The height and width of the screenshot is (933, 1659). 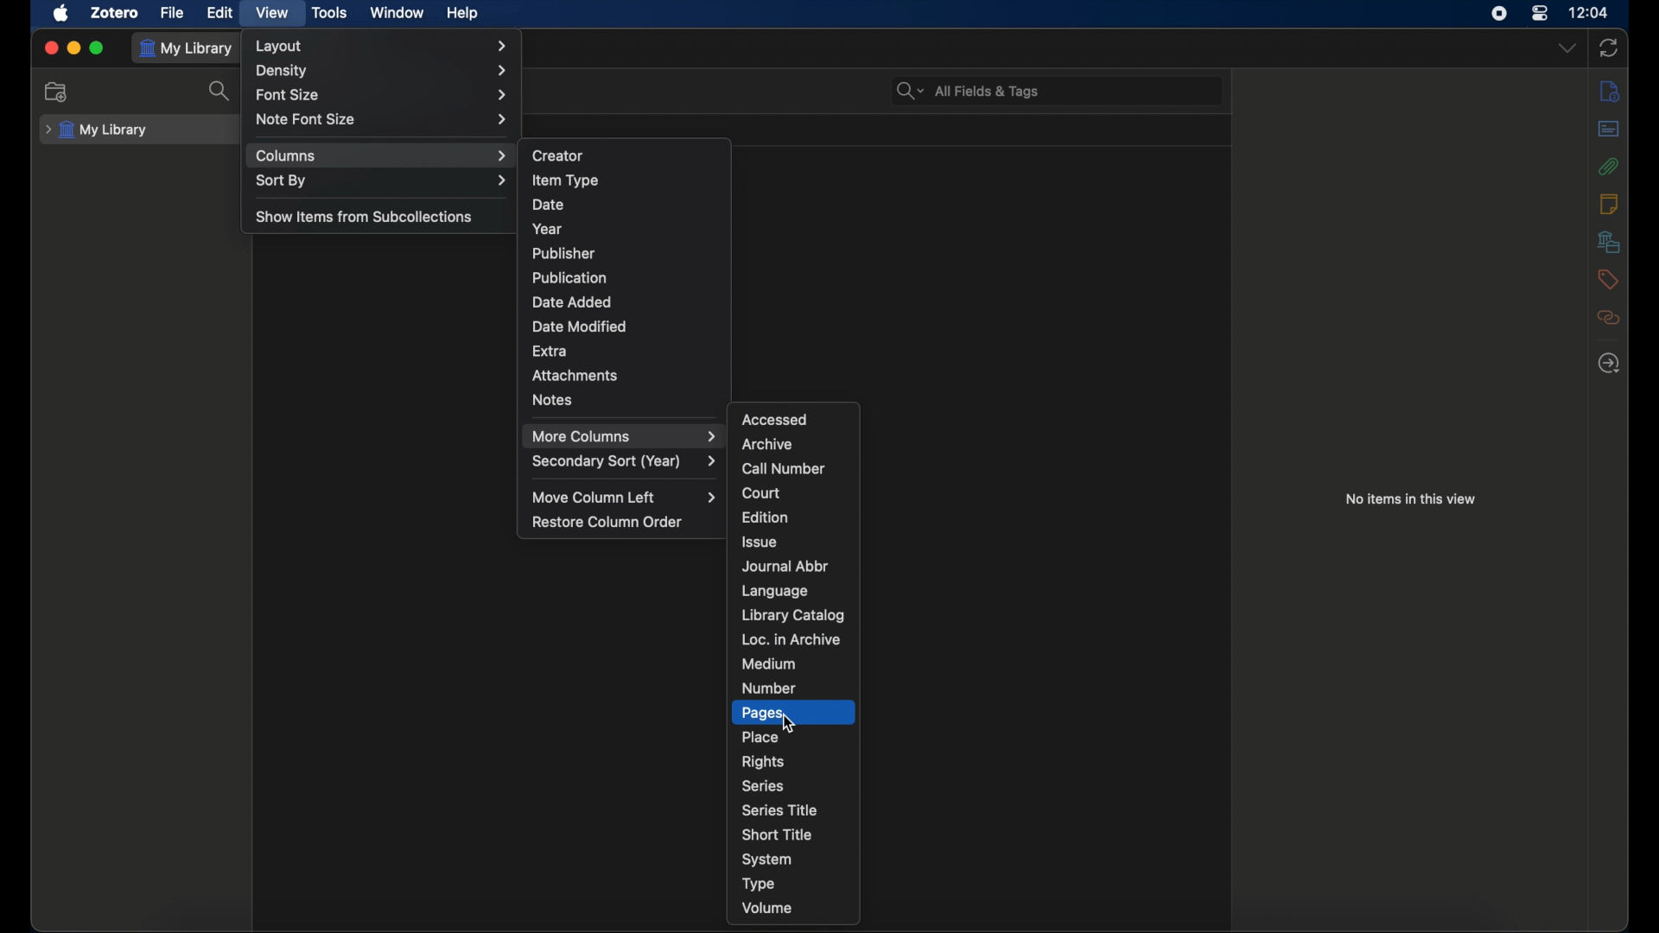 What do you see at coordinates (116, 12) in the screenshot?
I see `zotero` at bounding box center [116, 12].